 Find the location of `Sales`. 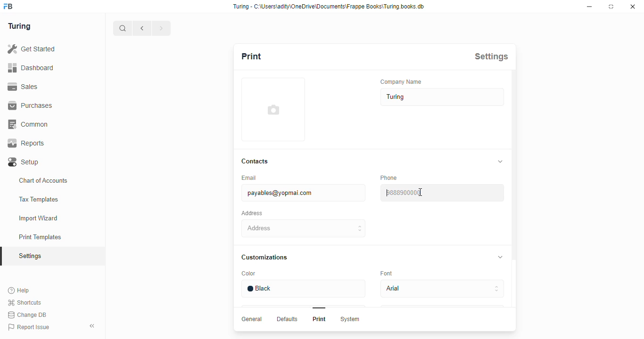

Sales is located at coordinates (46, 86).